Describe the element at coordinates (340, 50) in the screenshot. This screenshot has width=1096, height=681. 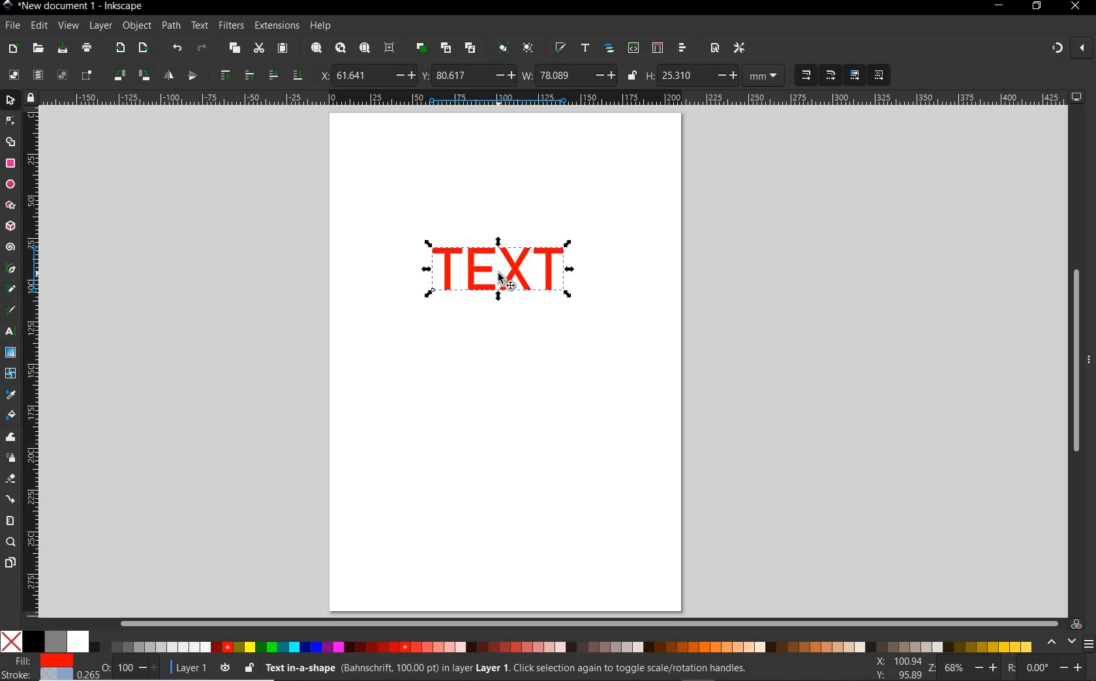
I see `zoom drawing` at that location.